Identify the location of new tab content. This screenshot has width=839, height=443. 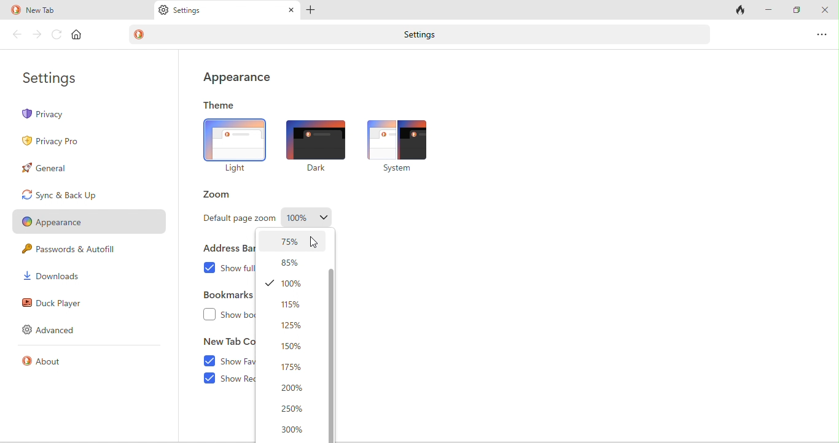
(225, 341).